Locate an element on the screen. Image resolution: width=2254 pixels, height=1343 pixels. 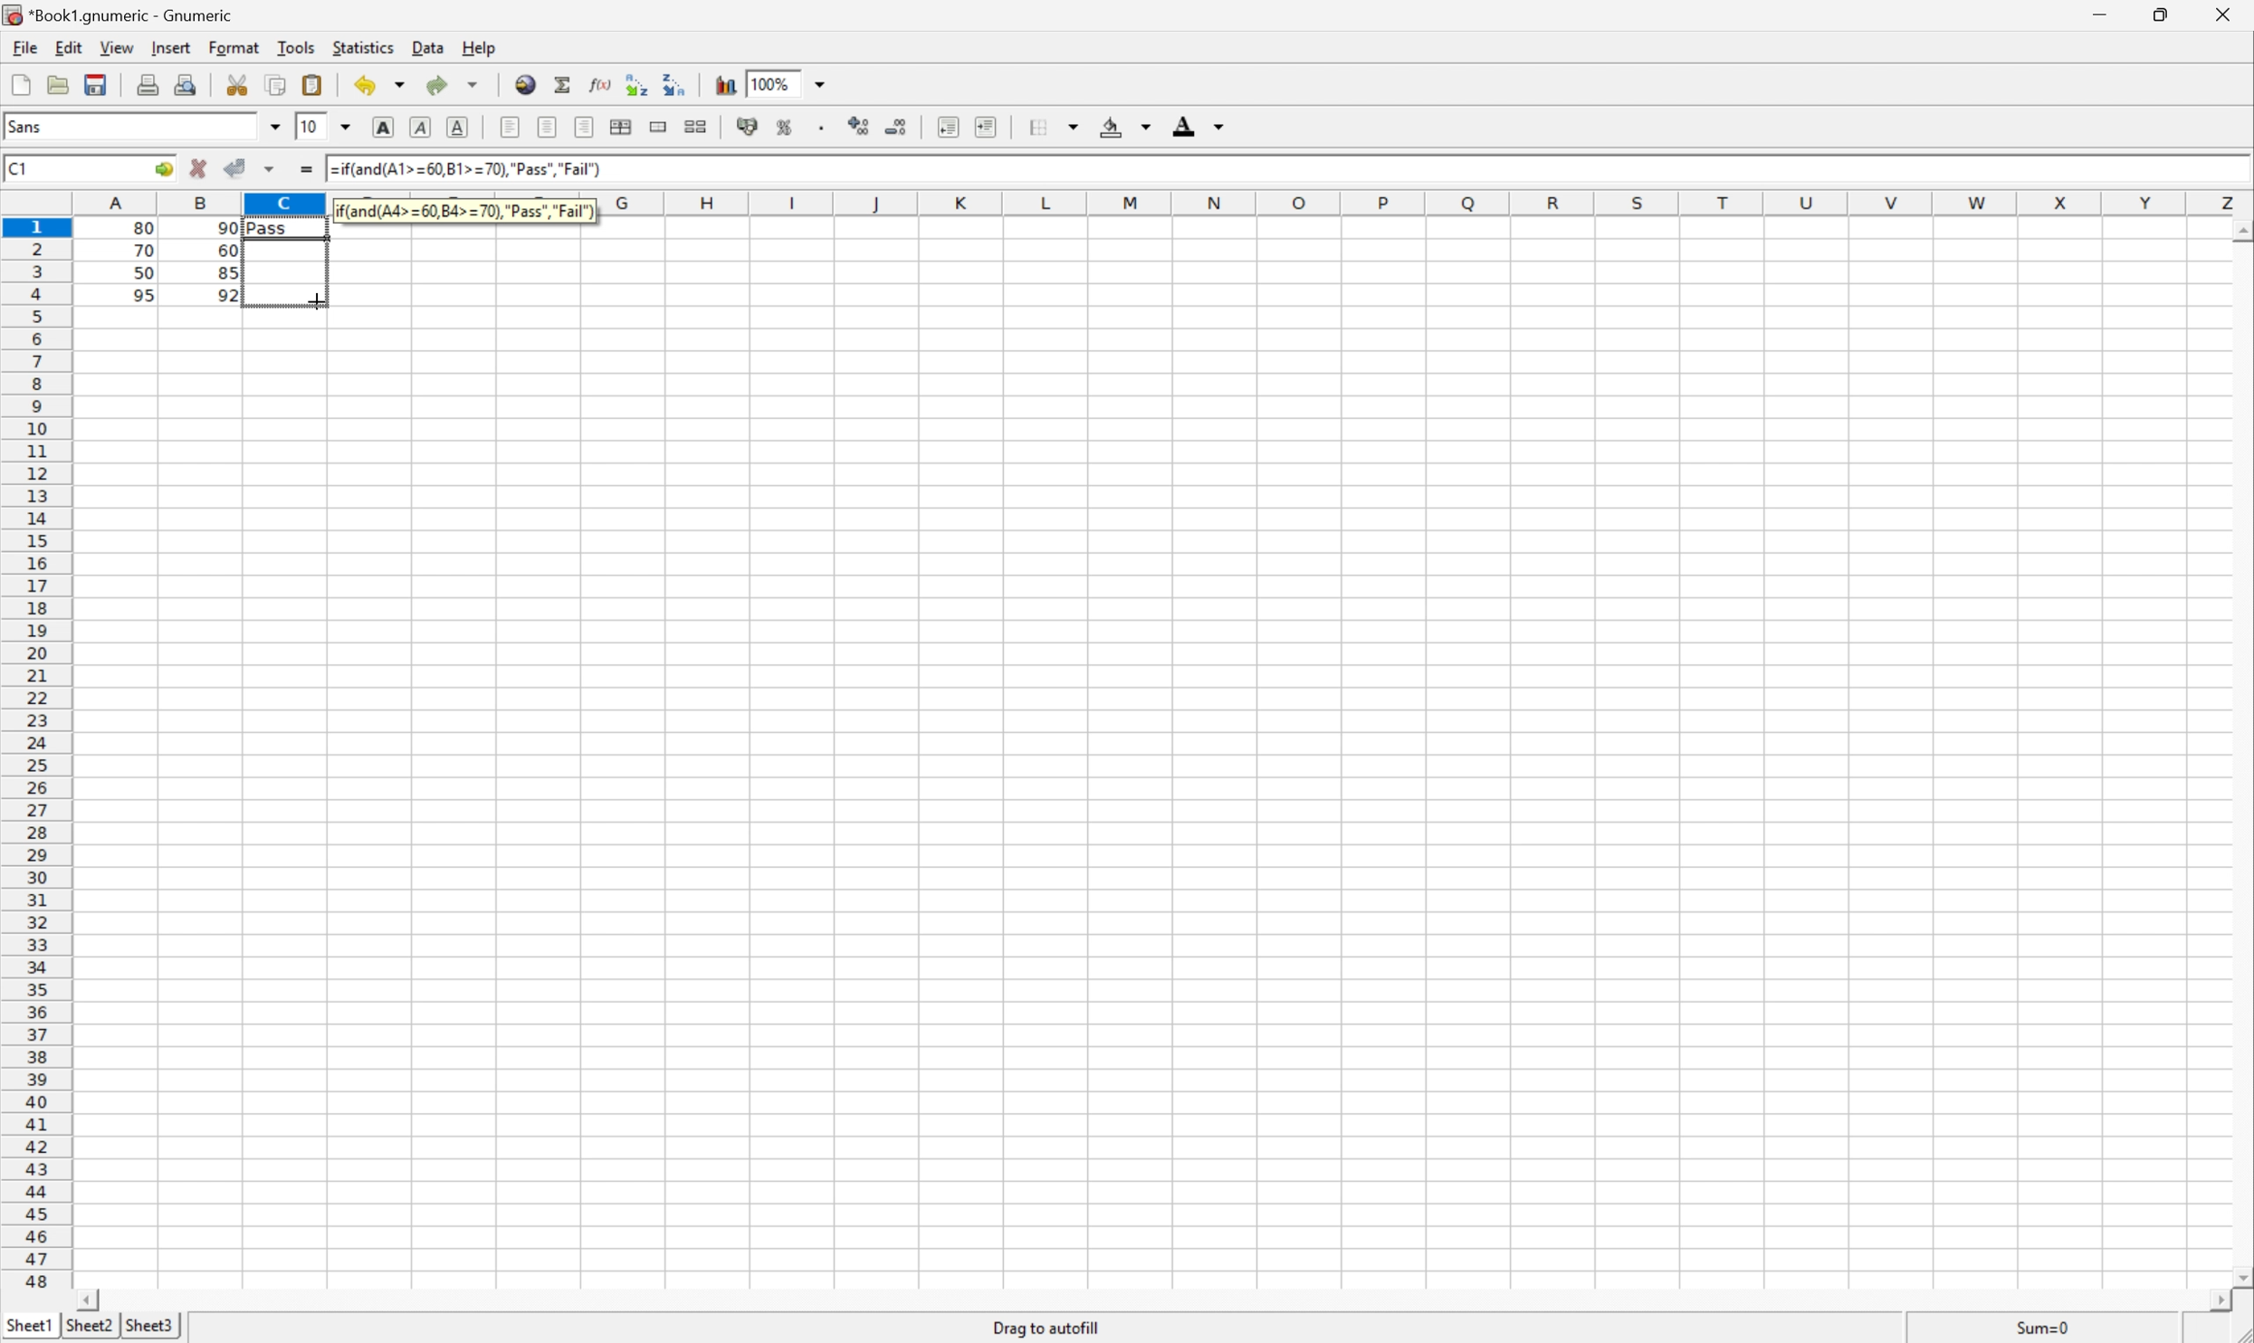
Italic is located at coordinates (423, 126).